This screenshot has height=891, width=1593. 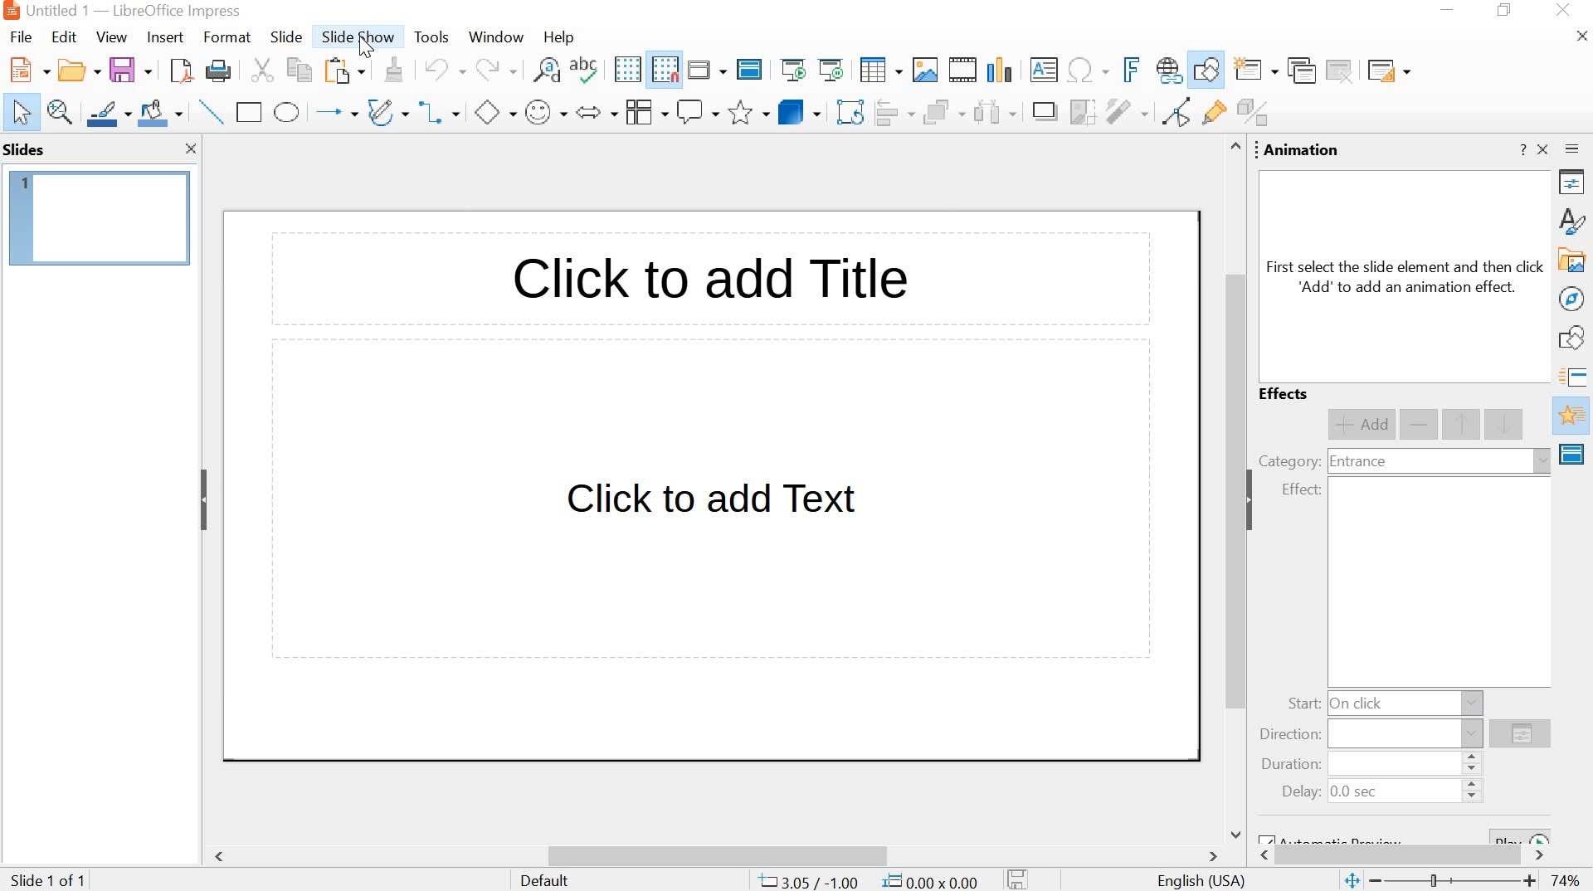 I want to click on start, so click(x=1303, y=704).